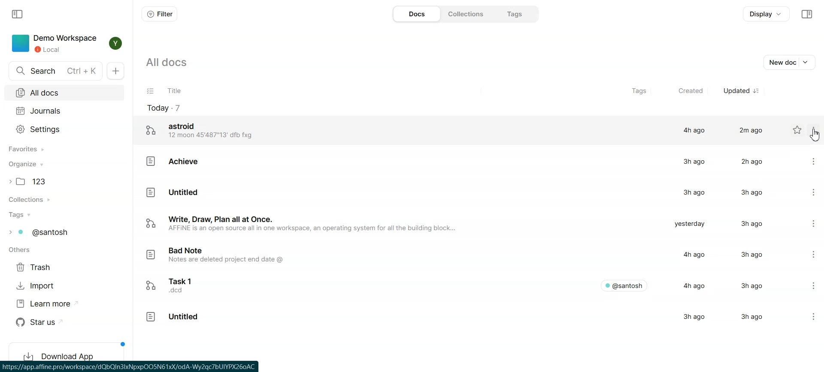 This screenshot has height=372, width=824. What do you see at coordinates (737, 91) in the screenshot?
I see `Updated` at bounding box center [737, 91].